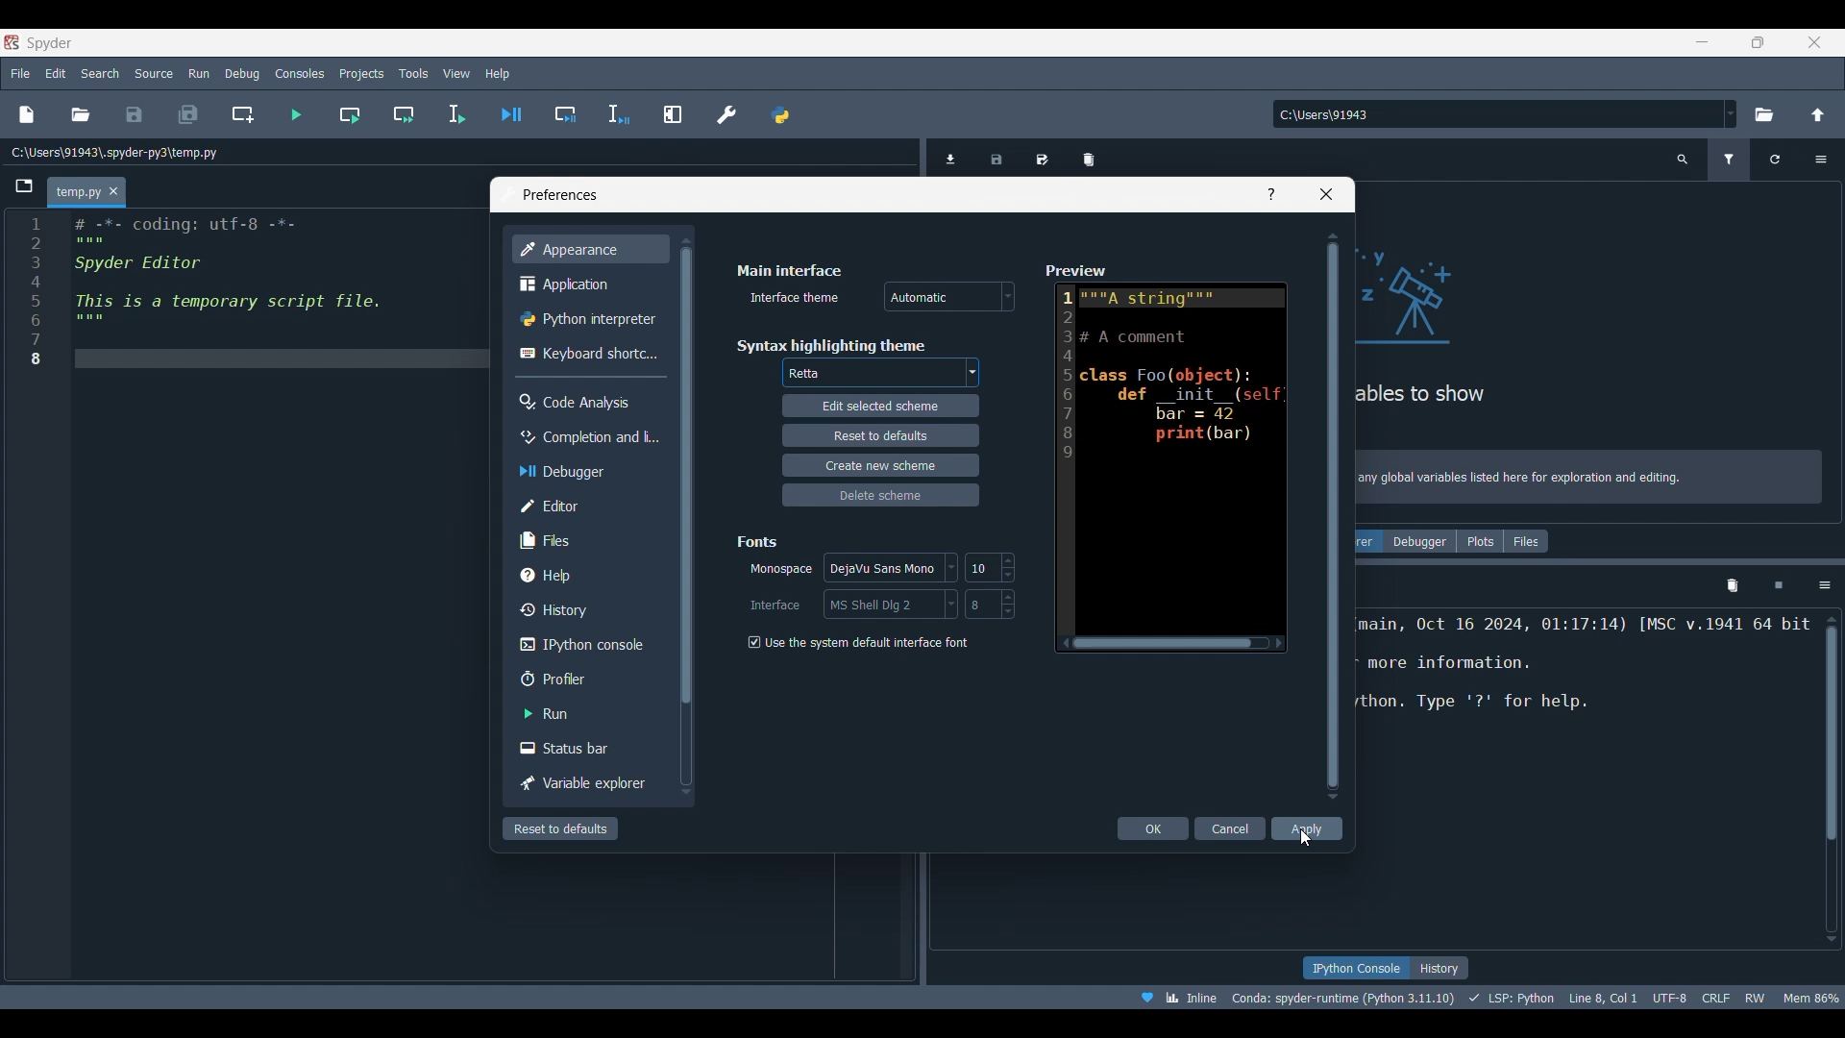 This screenshot has width=1845, height=1038. What do you see at coordinates (585, 645) in the screenshot?
I see `IPython console` at bounding box center [585, 645].